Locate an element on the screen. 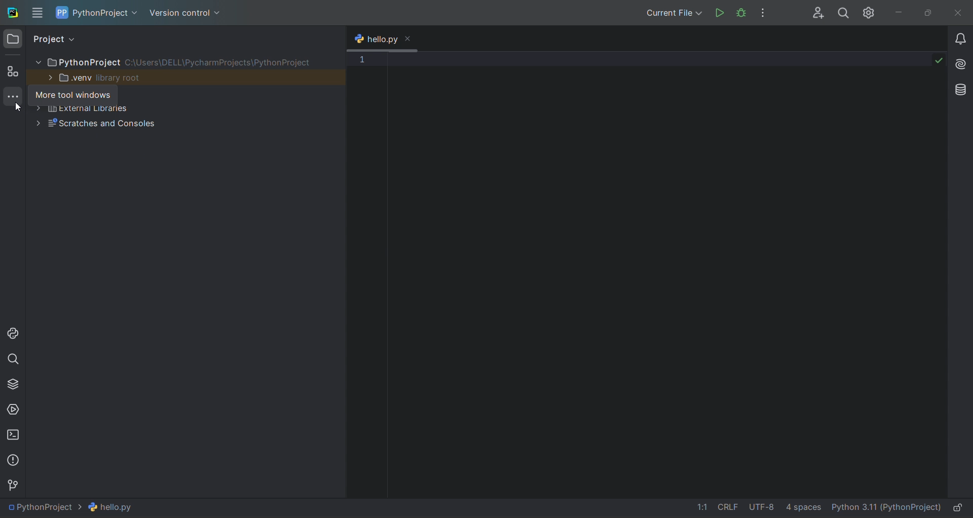 The height and width of the screenshot is (518, 973). 1 is located at coordinates (362, 60).